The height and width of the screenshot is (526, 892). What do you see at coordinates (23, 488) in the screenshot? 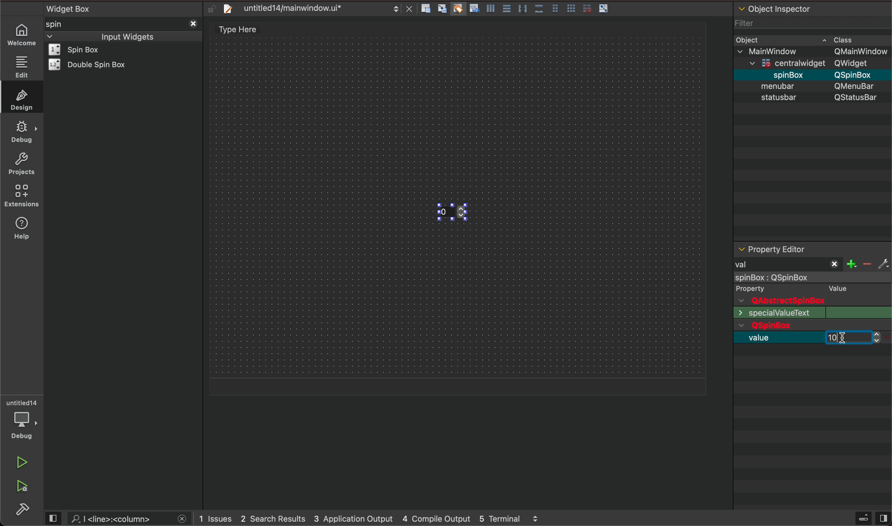
I see `run and debug` at bounding box center [23, 488].